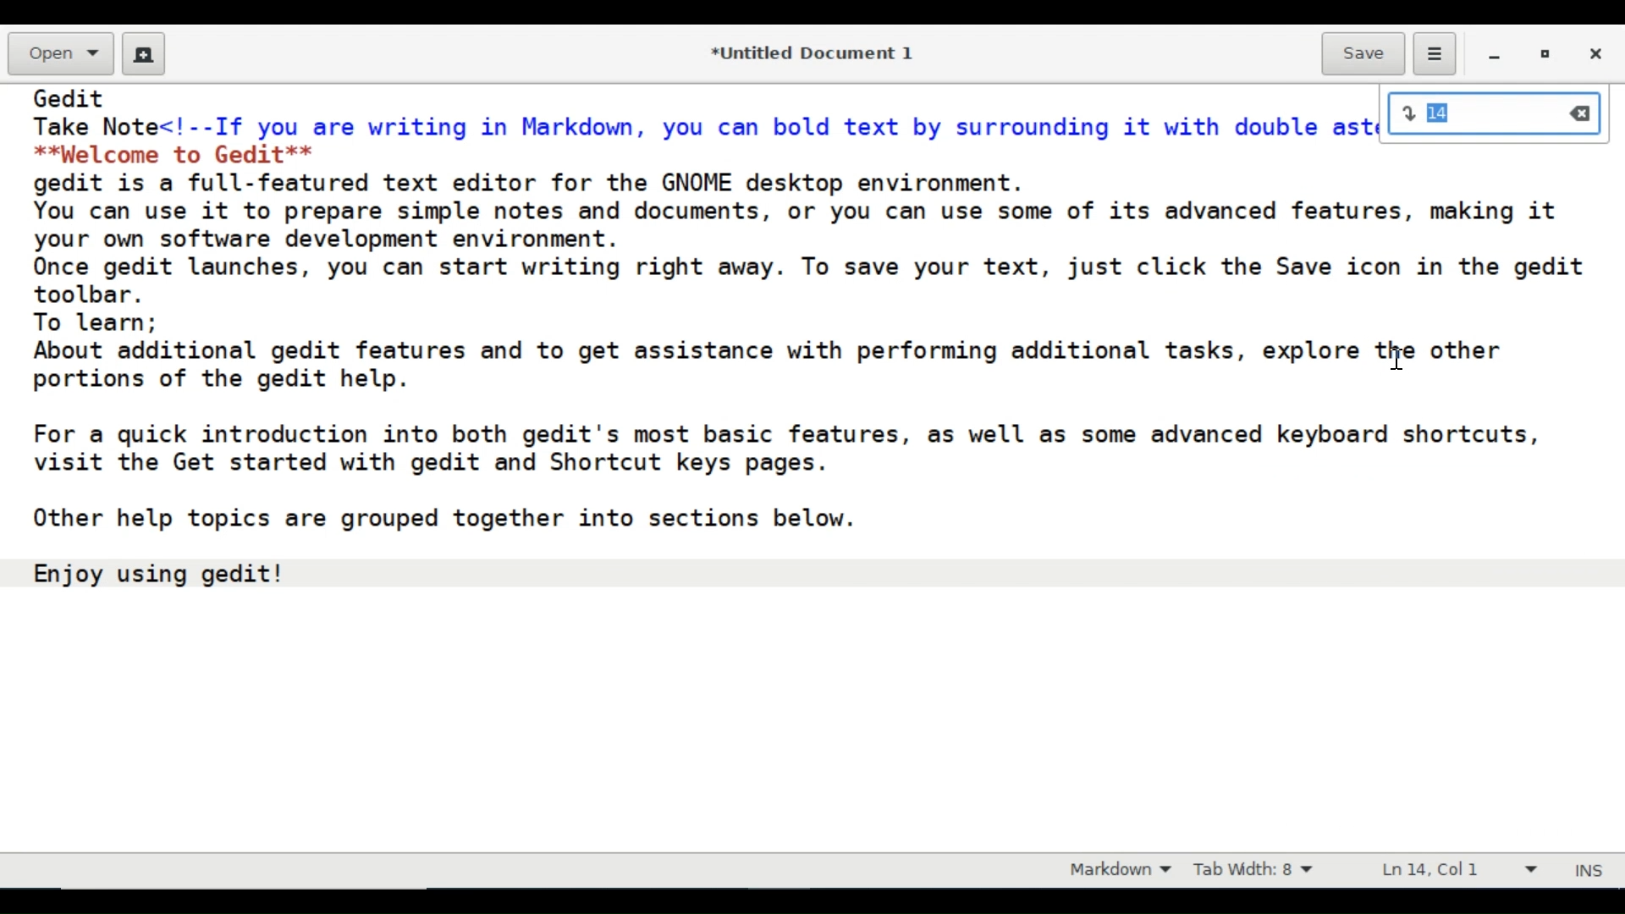  I want to click on Open, so click(59, 54).